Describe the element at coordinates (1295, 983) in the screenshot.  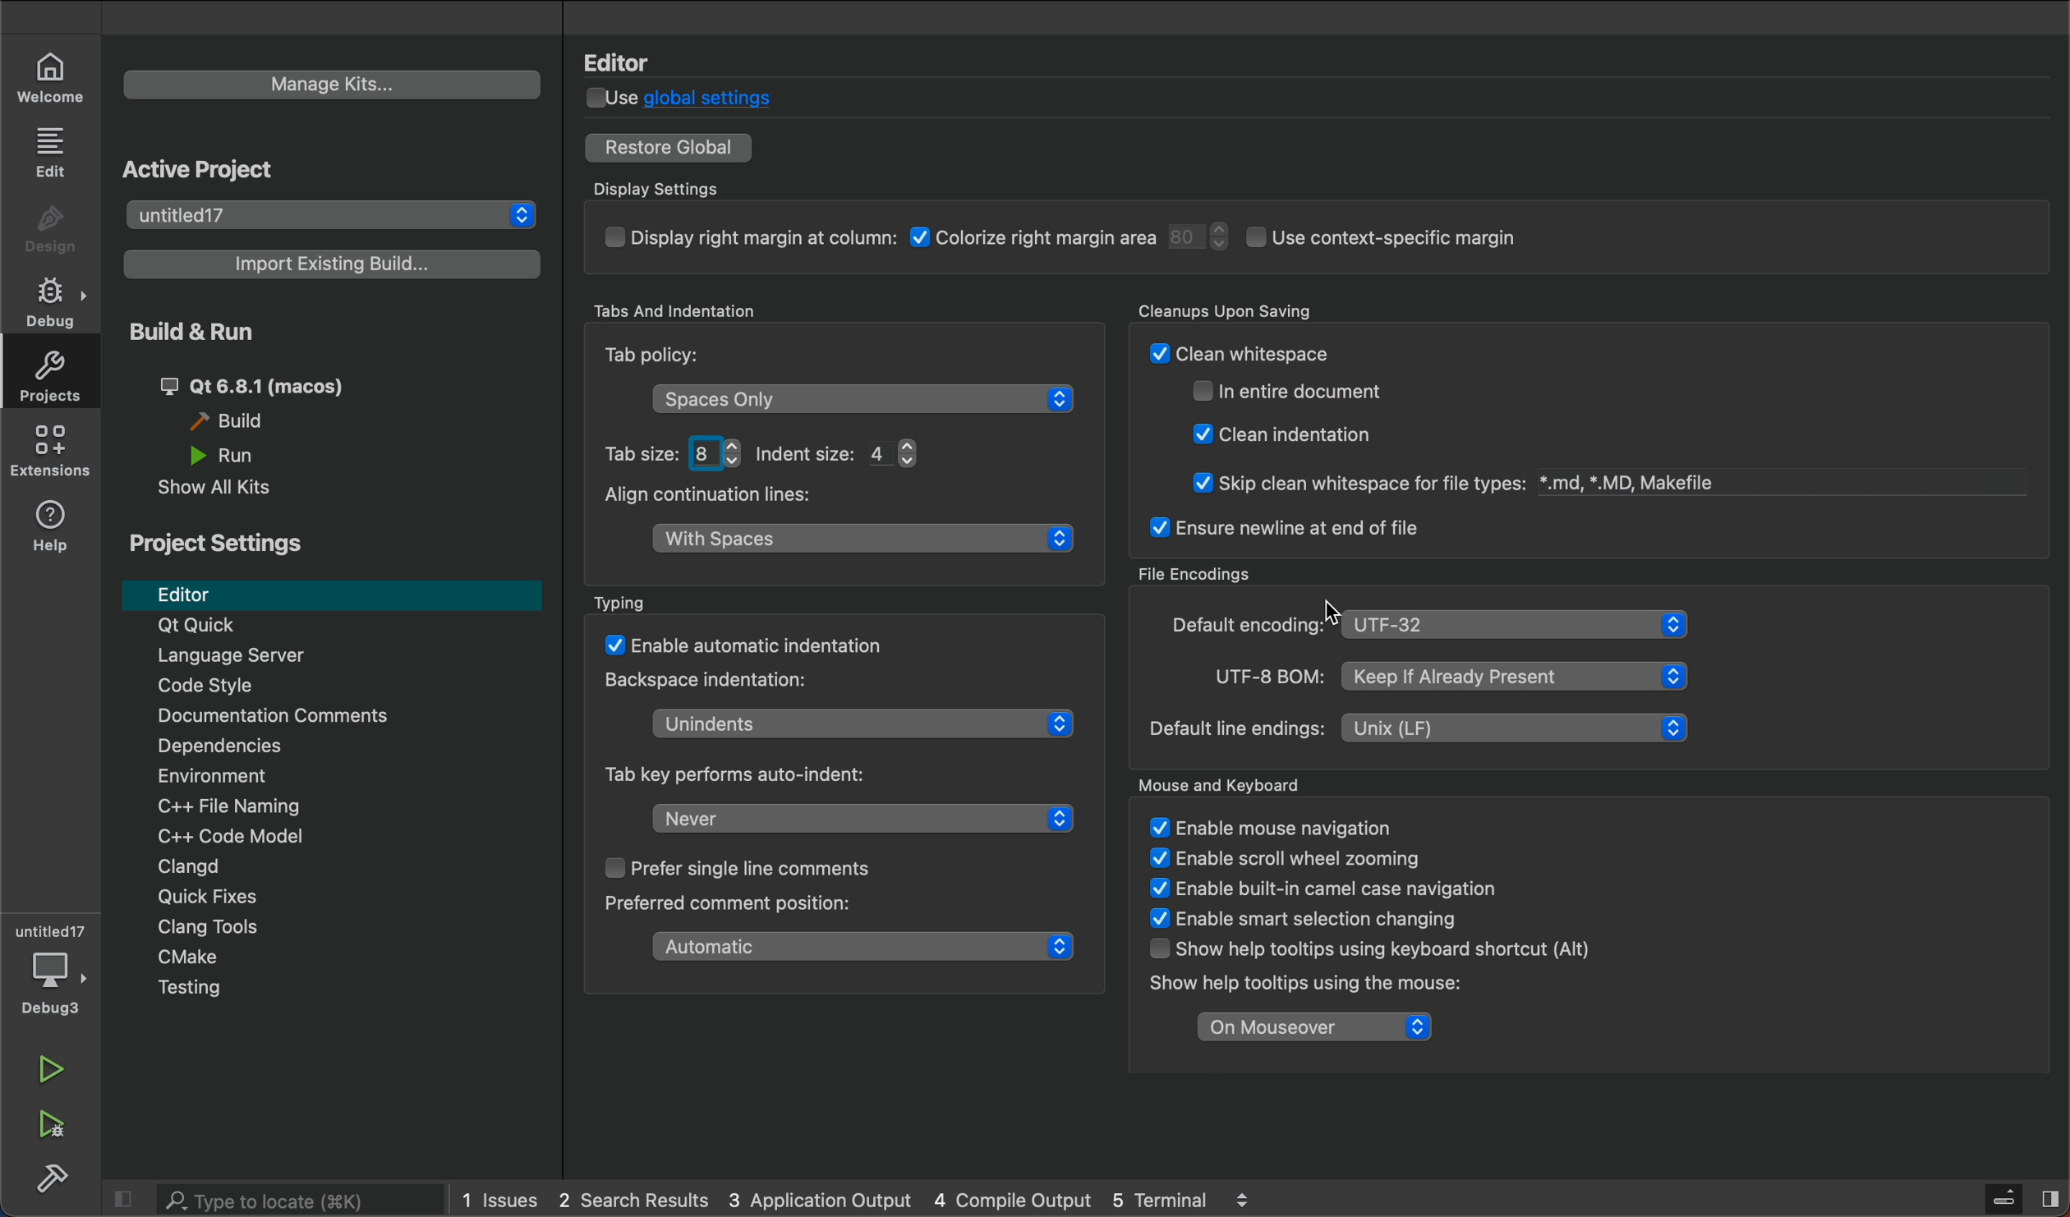
I see `Show help tooltips using the mouse:` at that location.